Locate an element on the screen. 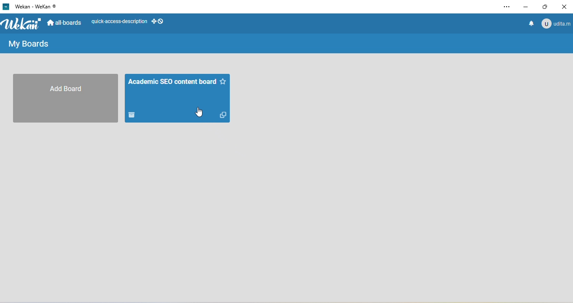 This screenshot has height=303, width=573. close is located at coordinates (565, 6).